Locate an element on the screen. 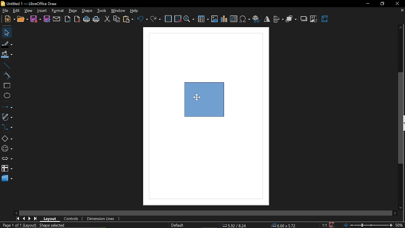 This screenshot has height=228, width=405. arrows is located at coordinates (7, 159).